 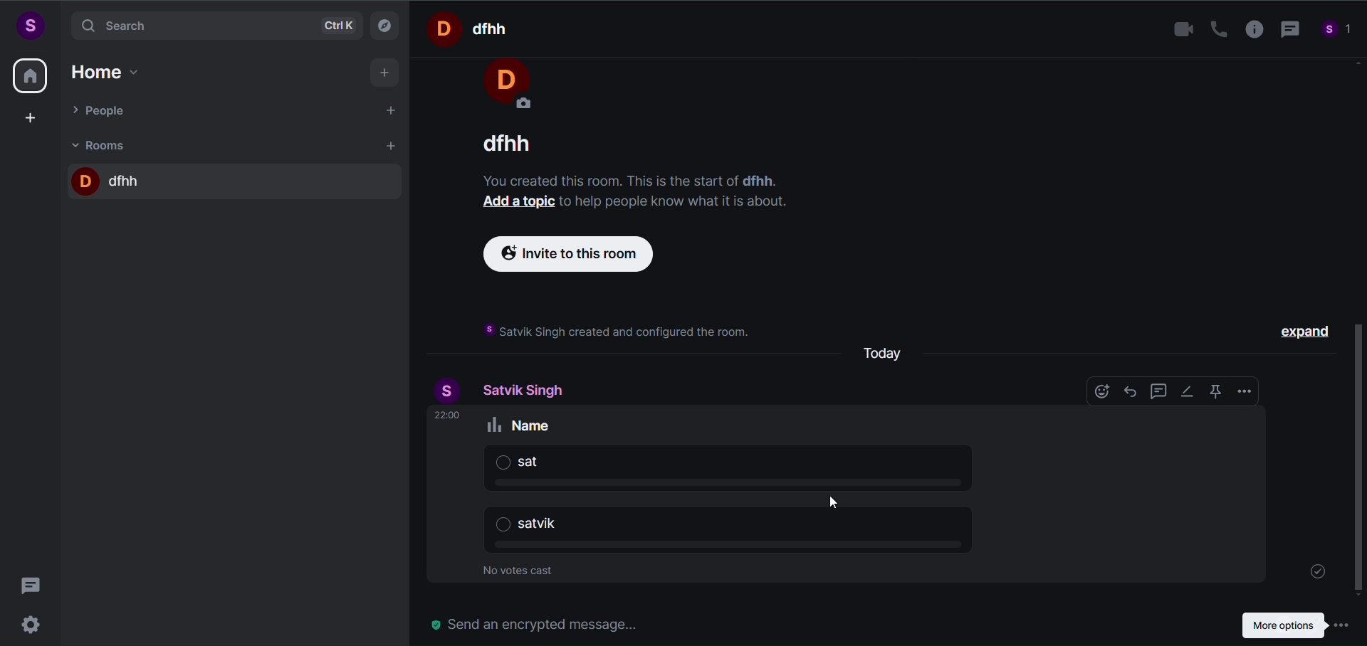 What do you see at coordinates (30, 75) in the screenshot?
I see `home` at bounding box center [30, 75].